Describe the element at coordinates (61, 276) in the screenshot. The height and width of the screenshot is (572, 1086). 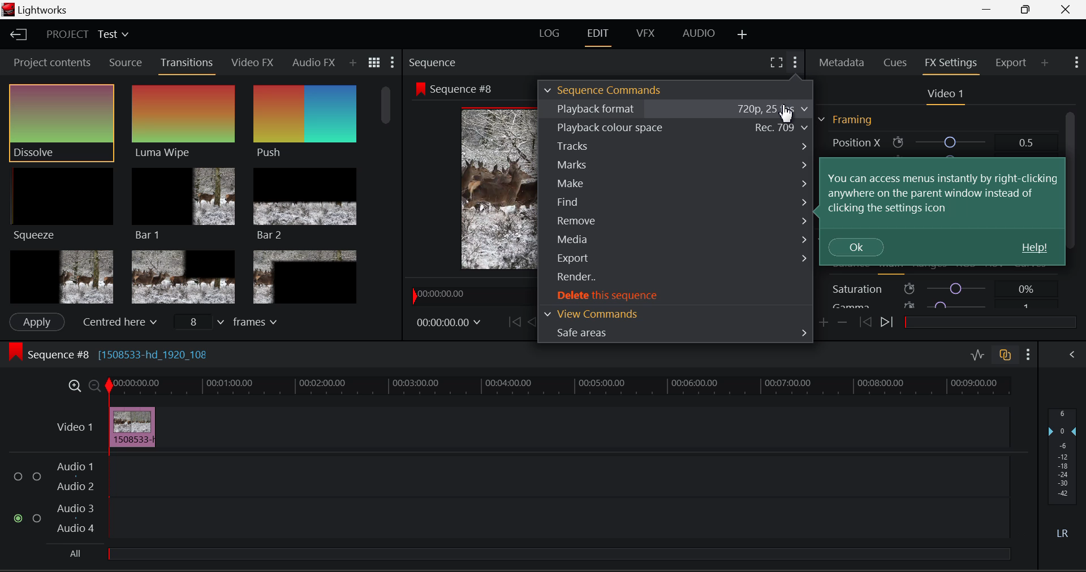
I see `Box 1` at that location.